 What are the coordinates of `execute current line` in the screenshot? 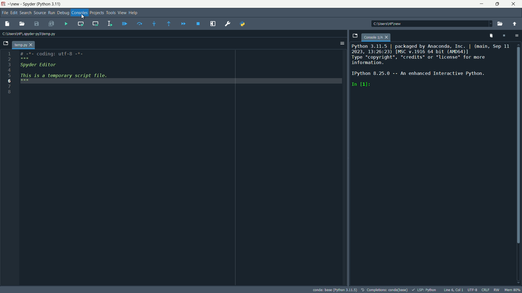 It's located at (141, 24).